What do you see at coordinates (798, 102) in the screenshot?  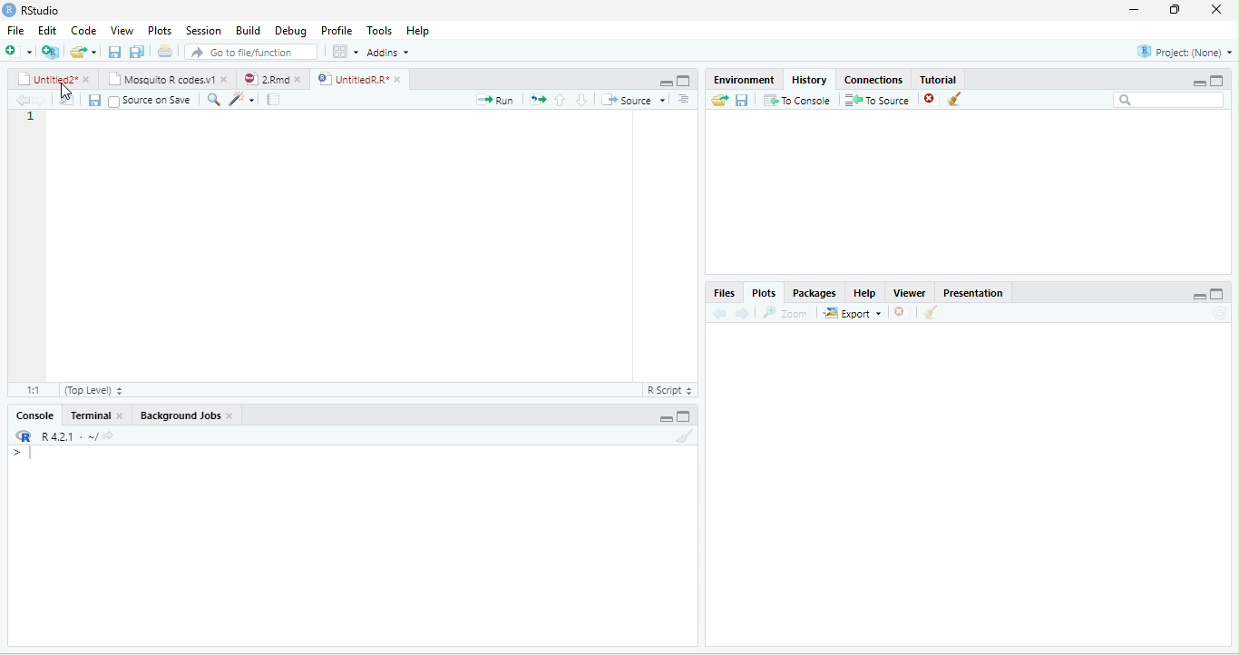 I see `to console` at bounding box center [798, 102].